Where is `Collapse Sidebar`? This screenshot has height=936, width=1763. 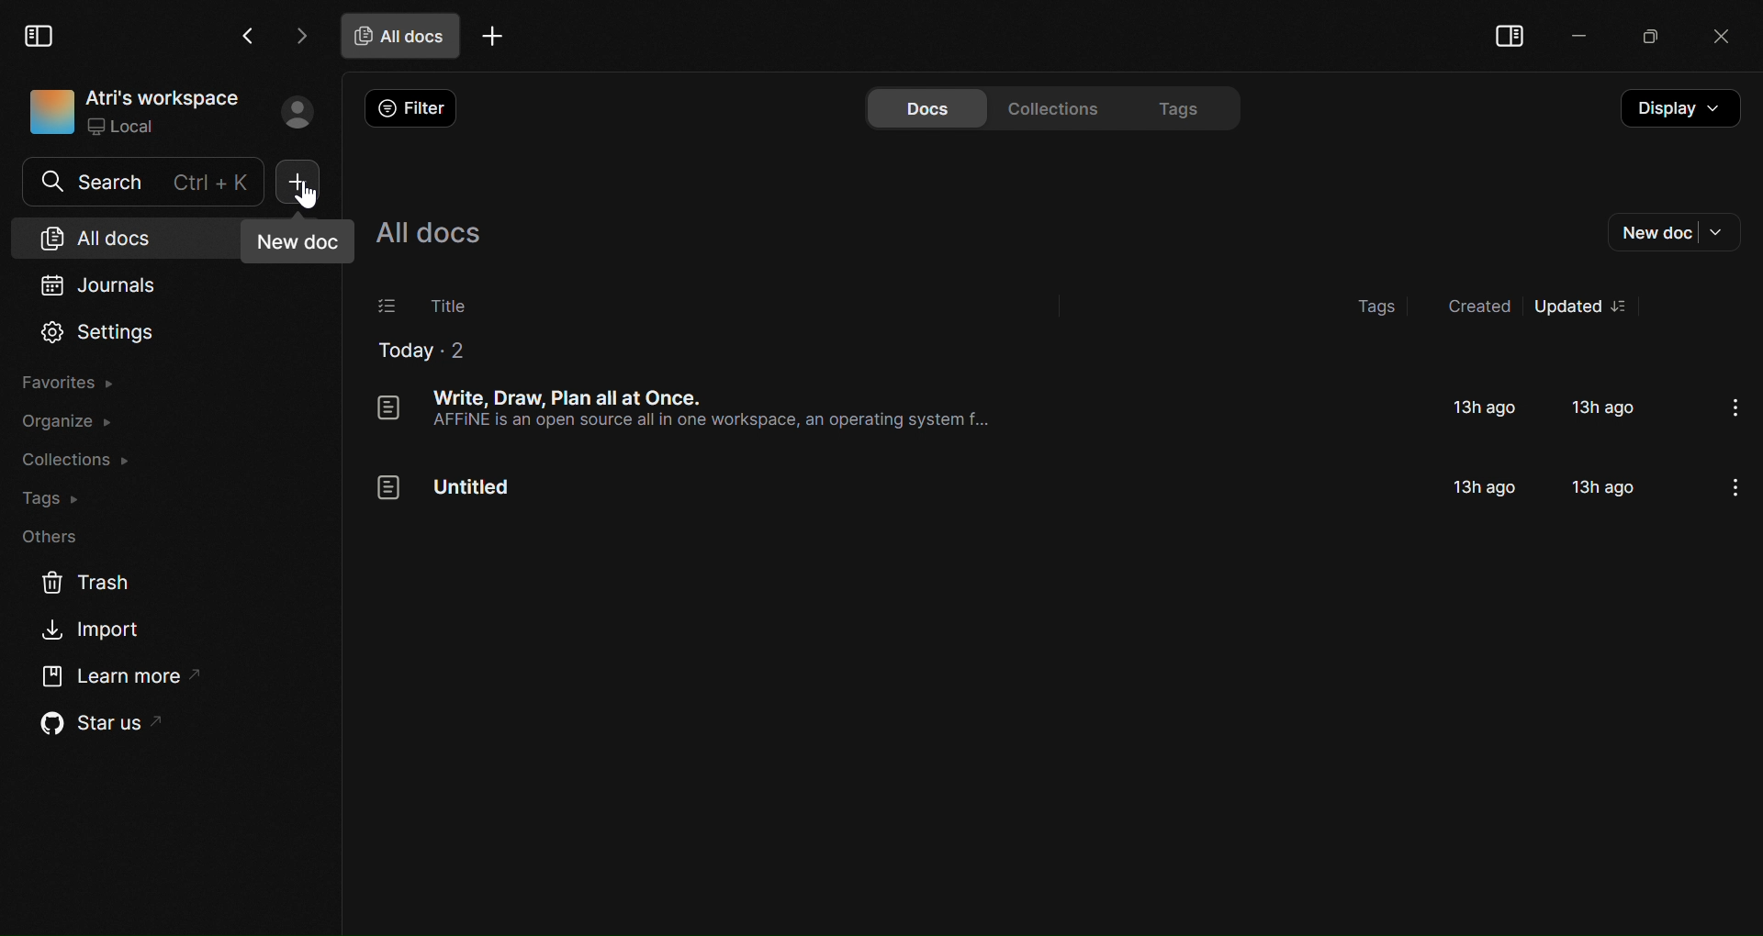 Collapse Sidebar is located at coordinates (40, 33).